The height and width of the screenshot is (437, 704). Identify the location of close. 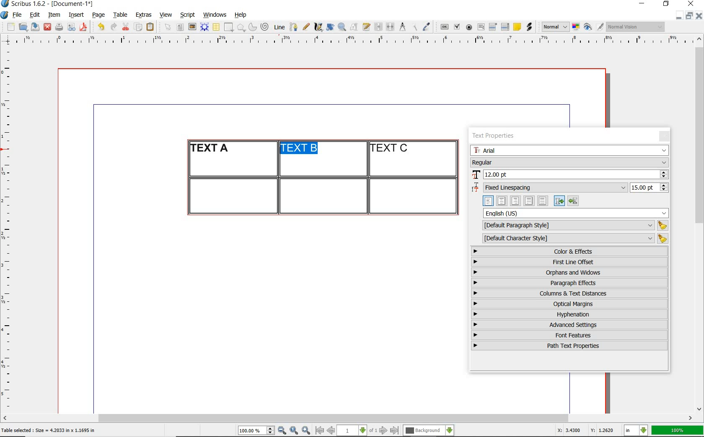
(47, 27).